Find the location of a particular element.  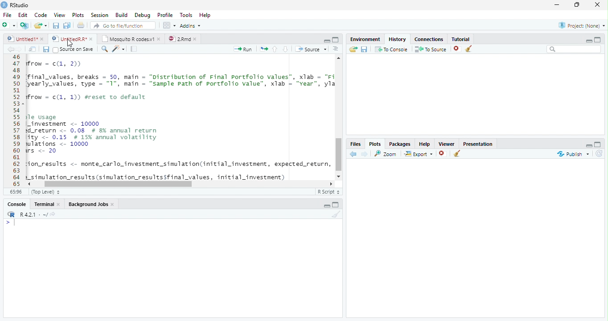

Print is located at coordinates (81, 25).